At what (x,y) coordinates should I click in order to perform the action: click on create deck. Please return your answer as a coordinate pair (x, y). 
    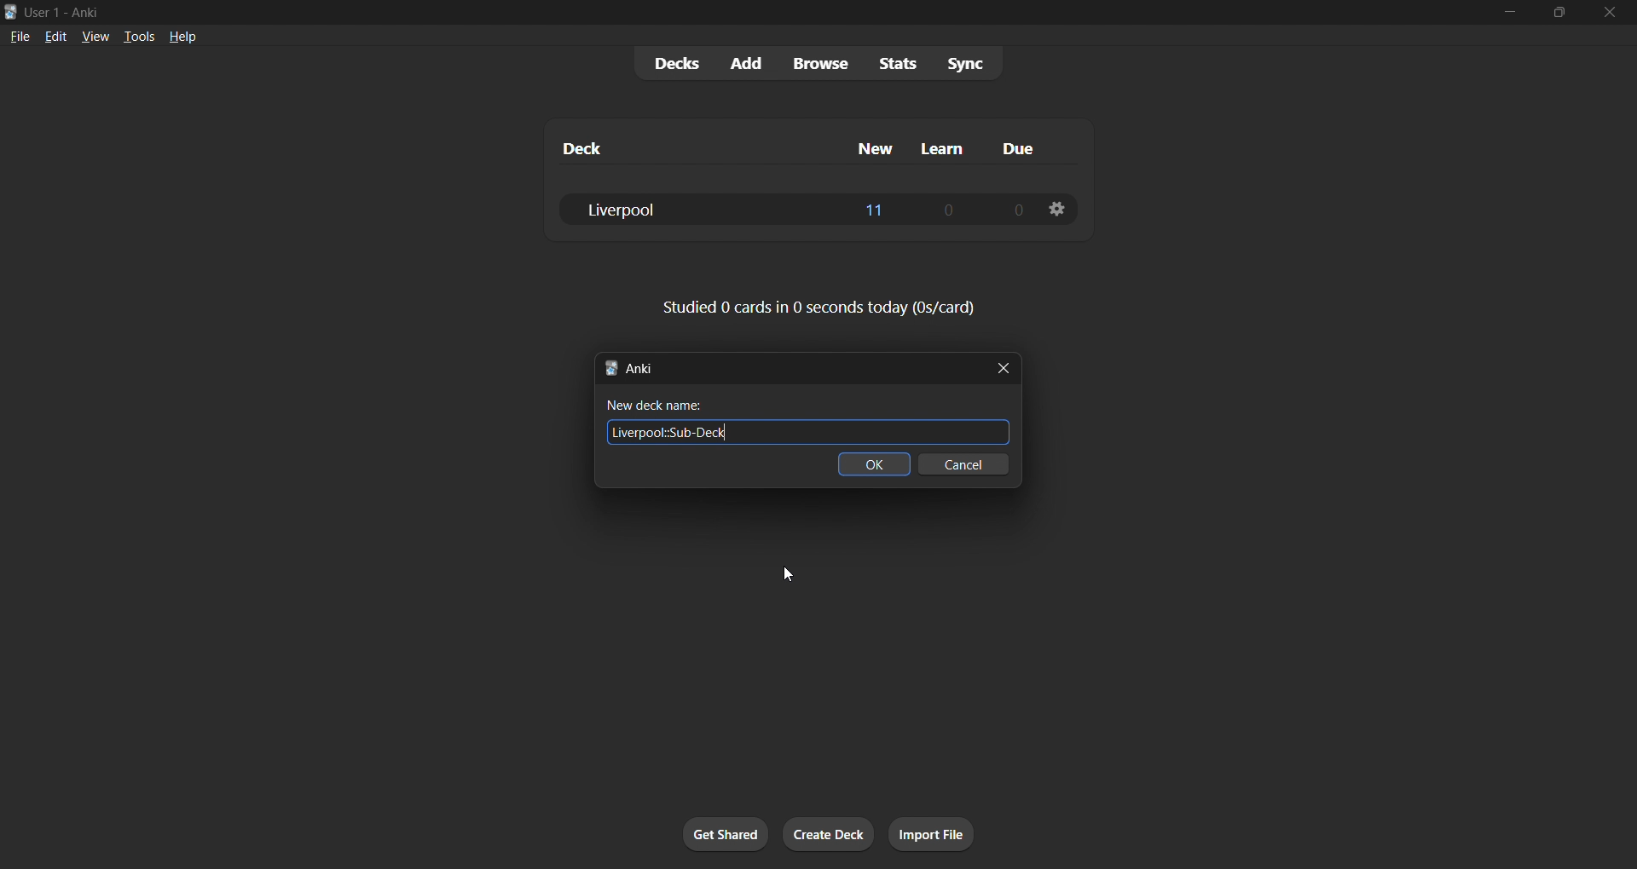
    Looking at the image, I should click on (833, 836).